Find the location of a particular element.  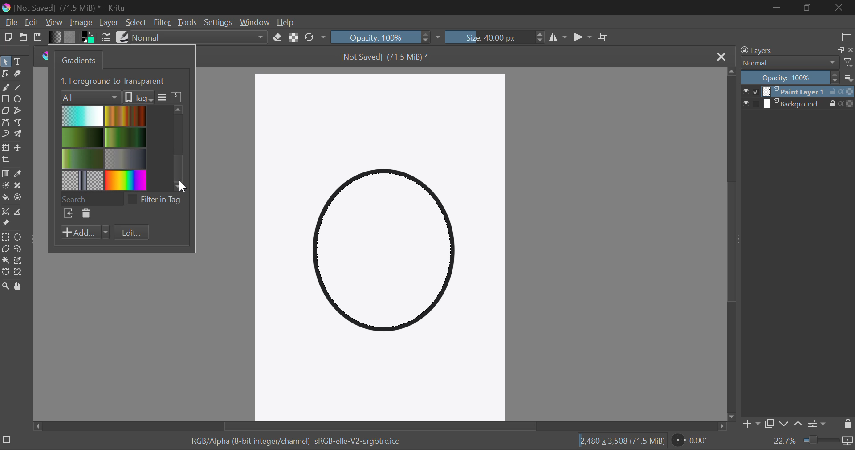

Circular Selection is located at coordinates (20, 236).